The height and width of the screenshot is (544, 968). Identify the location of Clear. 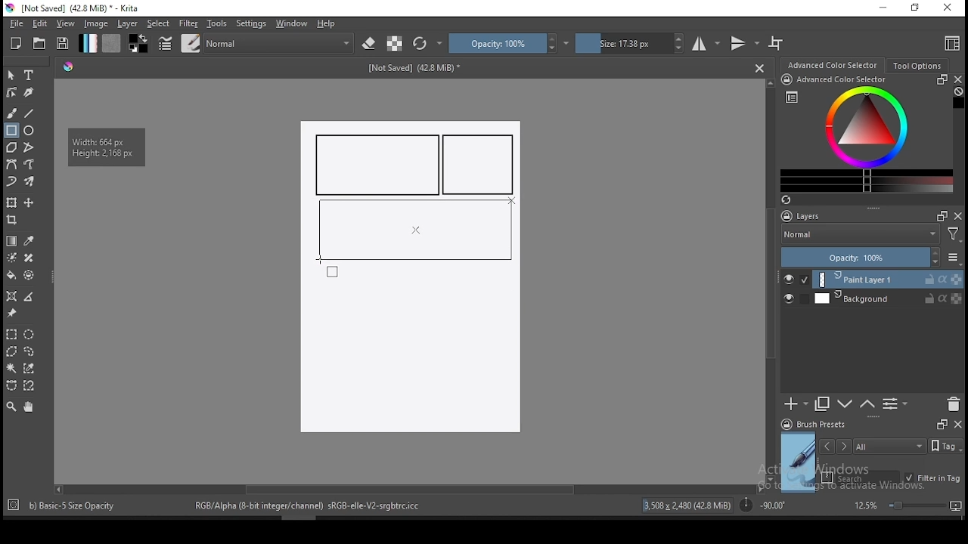
(958, 93).